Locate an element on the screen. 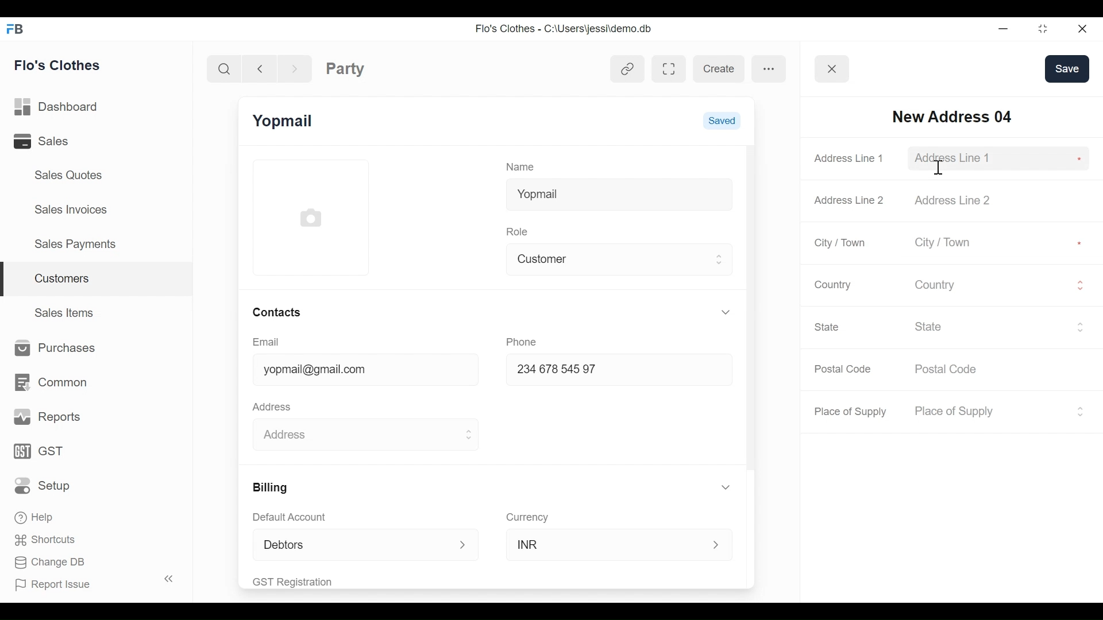 This screenshot has width=1103, height=620. Place of Supply is located at coordinates (988, 412).